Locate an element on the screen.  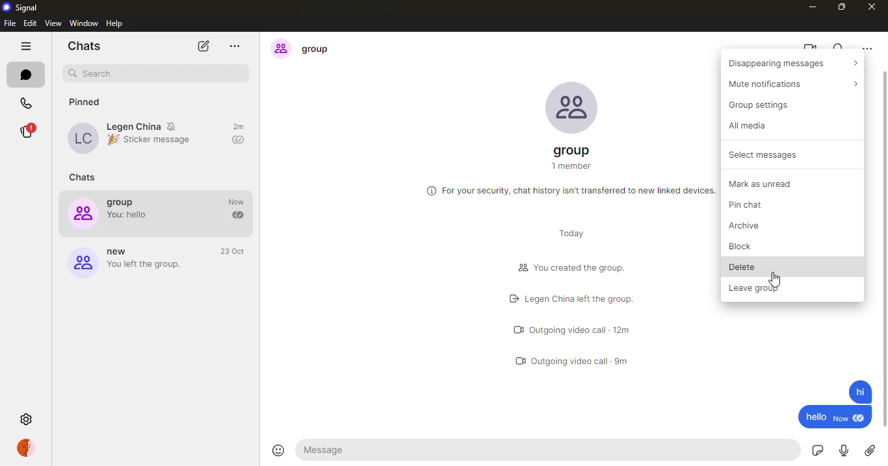
chats is located at coordinates (83, 47).